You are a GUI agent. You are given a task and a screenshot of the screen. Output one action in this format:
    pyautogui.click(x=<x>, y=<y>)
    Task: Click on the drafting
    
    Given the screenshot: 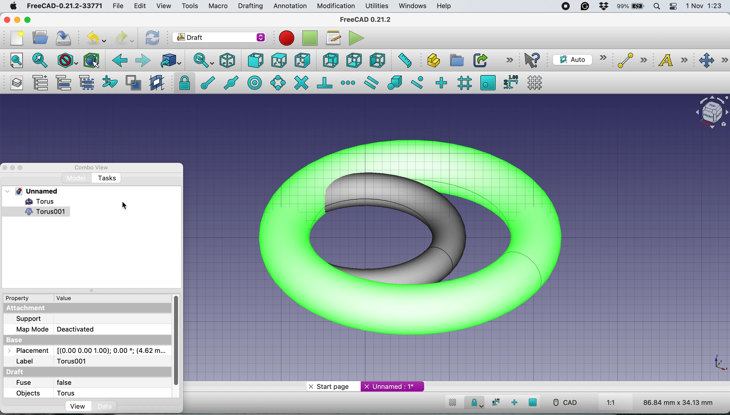 What is the action you would take?
    pyautogui.click(x=250, y=7)
    